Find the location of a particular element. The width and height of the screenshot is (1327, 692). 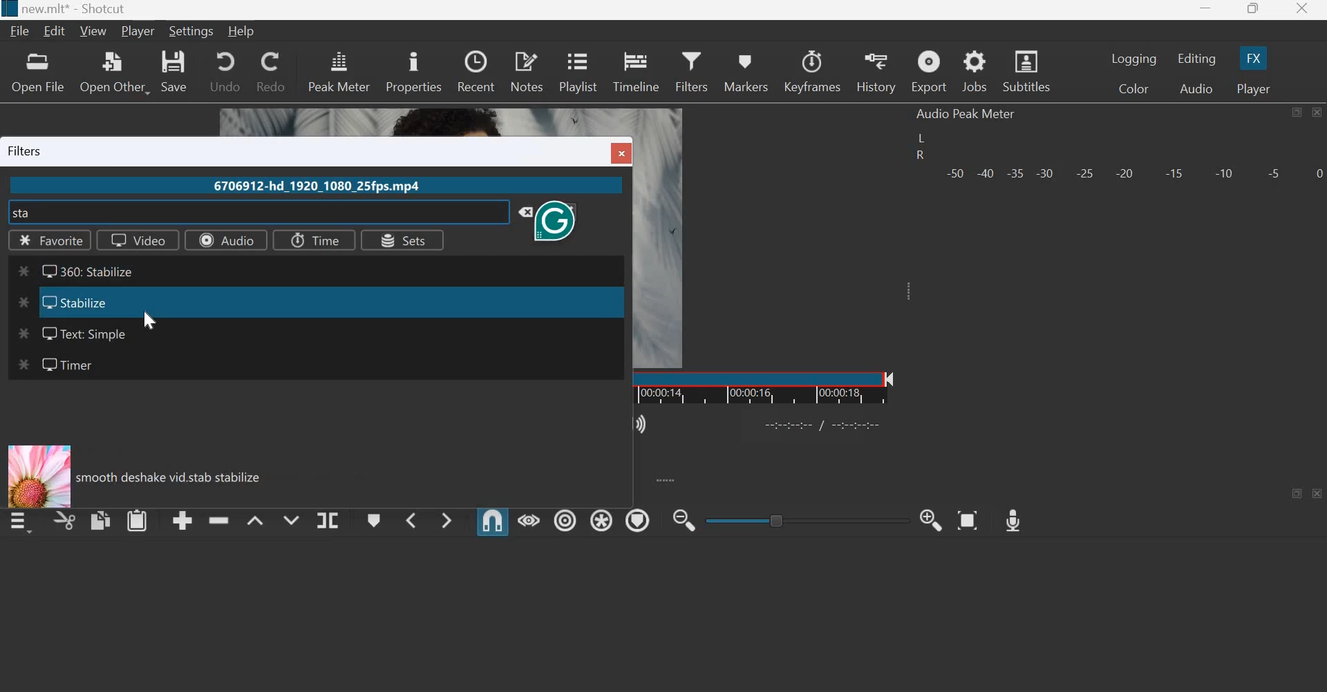

Create/edit marker is located at coordinates (372, 519).